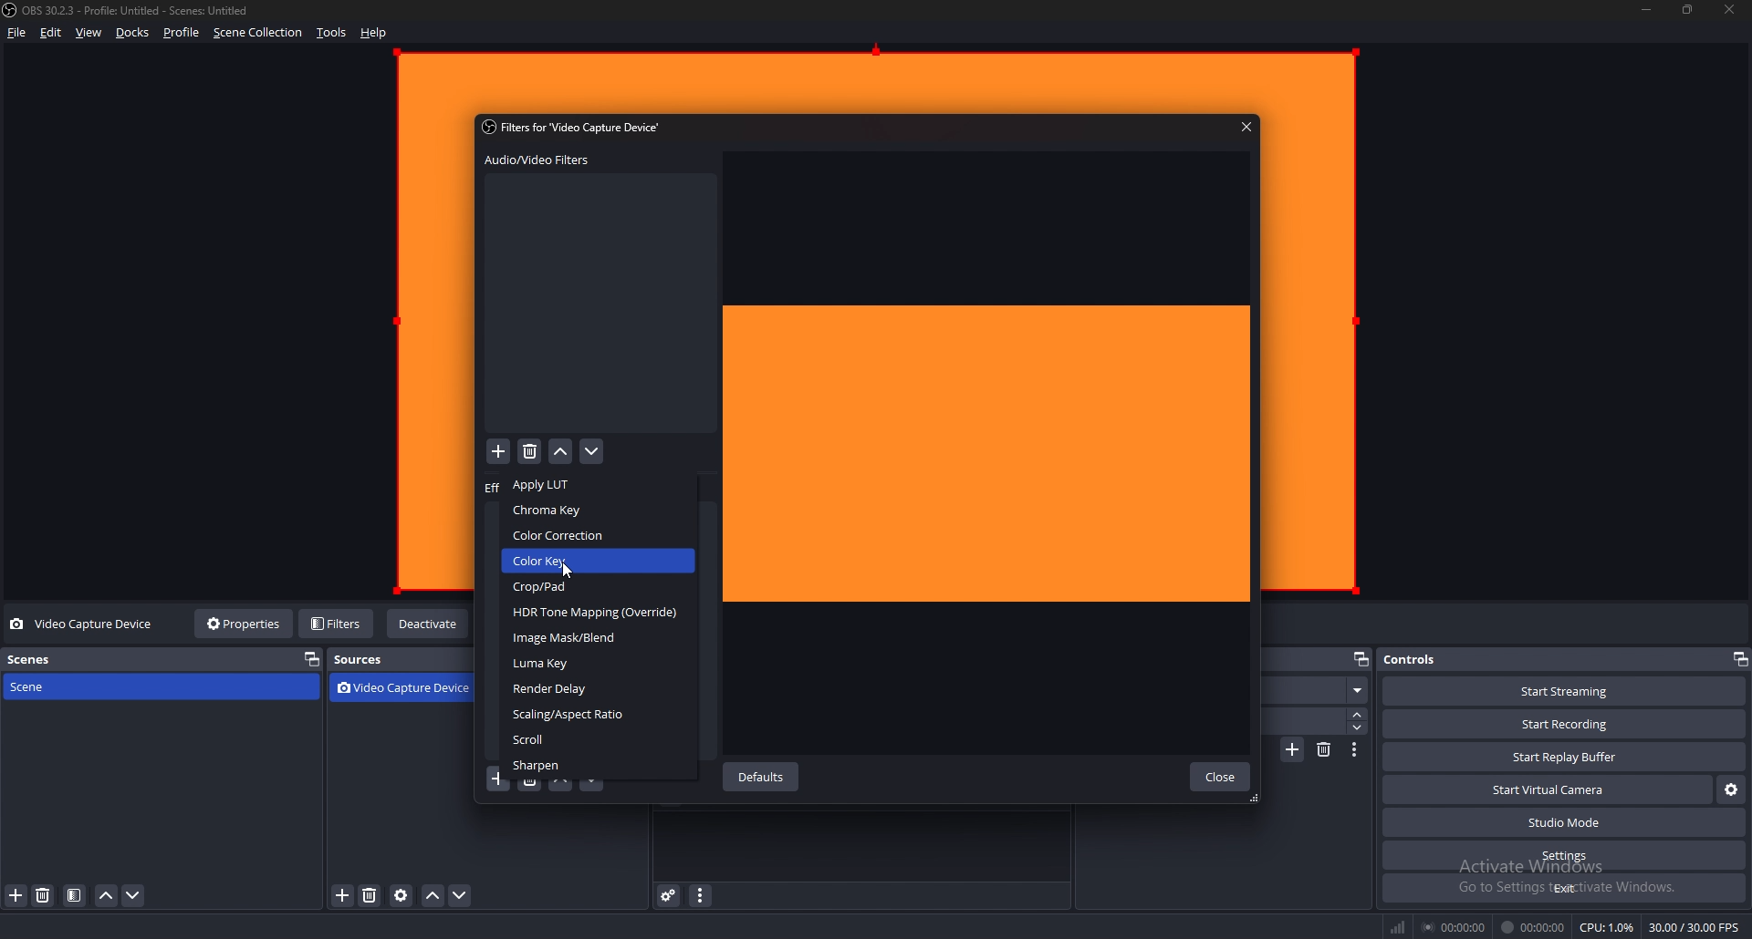 This screenshot has height=939, width=1752. I want to click on cursor, so click(567, 568).